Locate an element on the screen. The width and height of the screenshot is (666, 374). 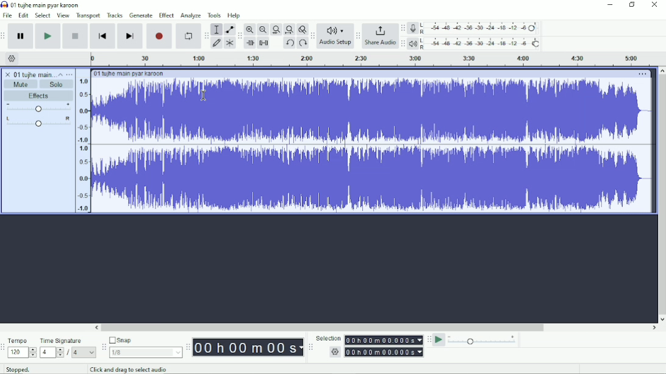
Time signature is located at coordinates (68, 347).